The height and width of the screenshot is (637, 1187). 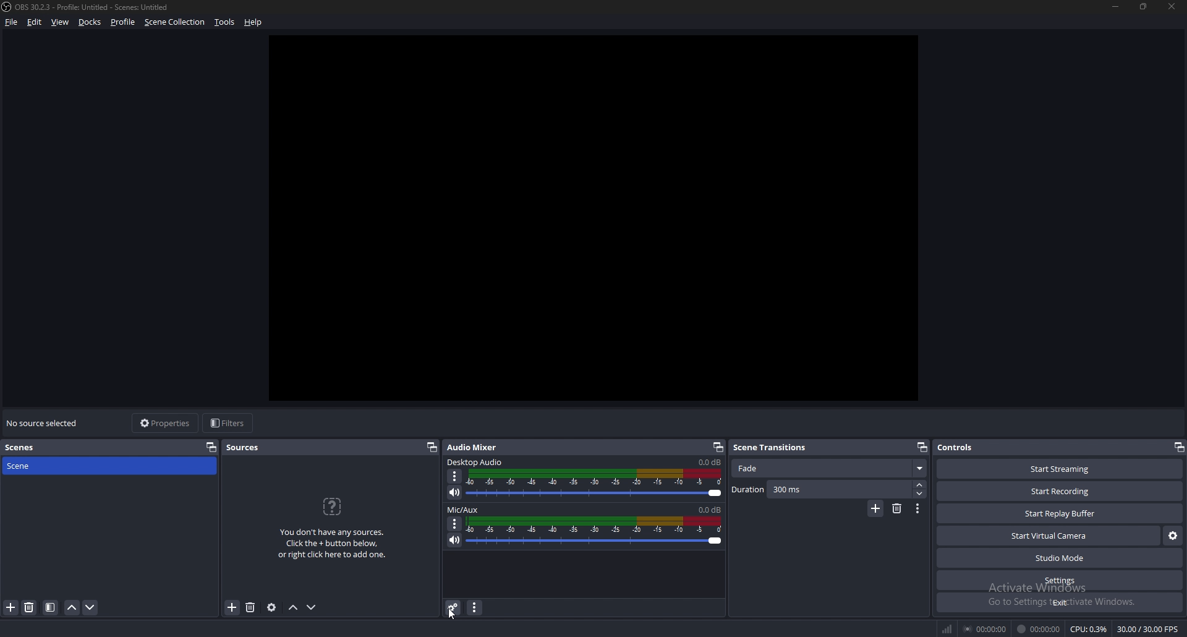 I want to click on scene collection, so click(x=174, y=22).